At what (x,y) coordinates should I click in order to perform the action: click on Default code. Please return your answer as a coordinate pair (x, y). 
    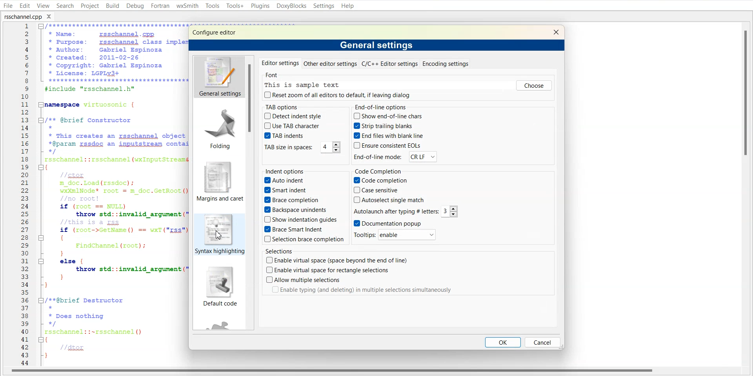
    Looking at the image, I should click on (219, 288).